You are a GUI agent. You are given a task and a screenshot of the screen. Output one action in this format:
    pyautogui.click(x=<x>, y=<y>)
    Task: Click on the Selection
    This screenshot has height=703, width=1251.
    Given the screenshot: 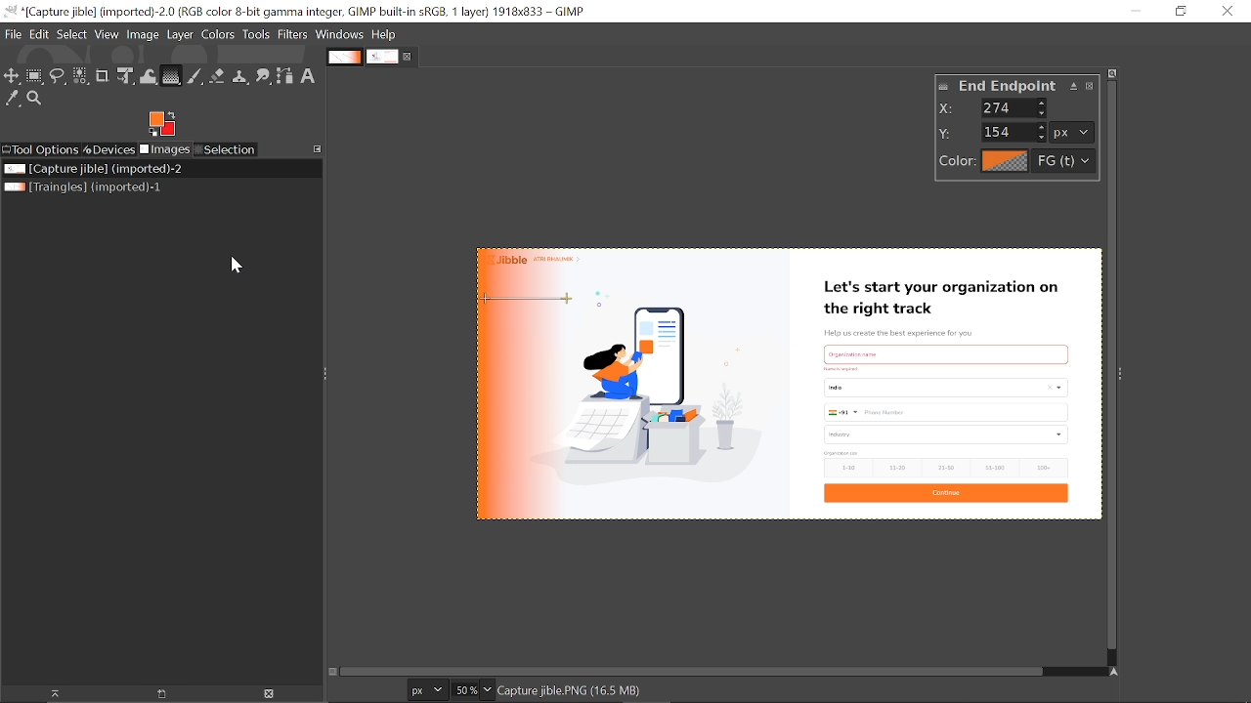 What is the action you would take?
    pyautogui.click(x=227, y=149)
    